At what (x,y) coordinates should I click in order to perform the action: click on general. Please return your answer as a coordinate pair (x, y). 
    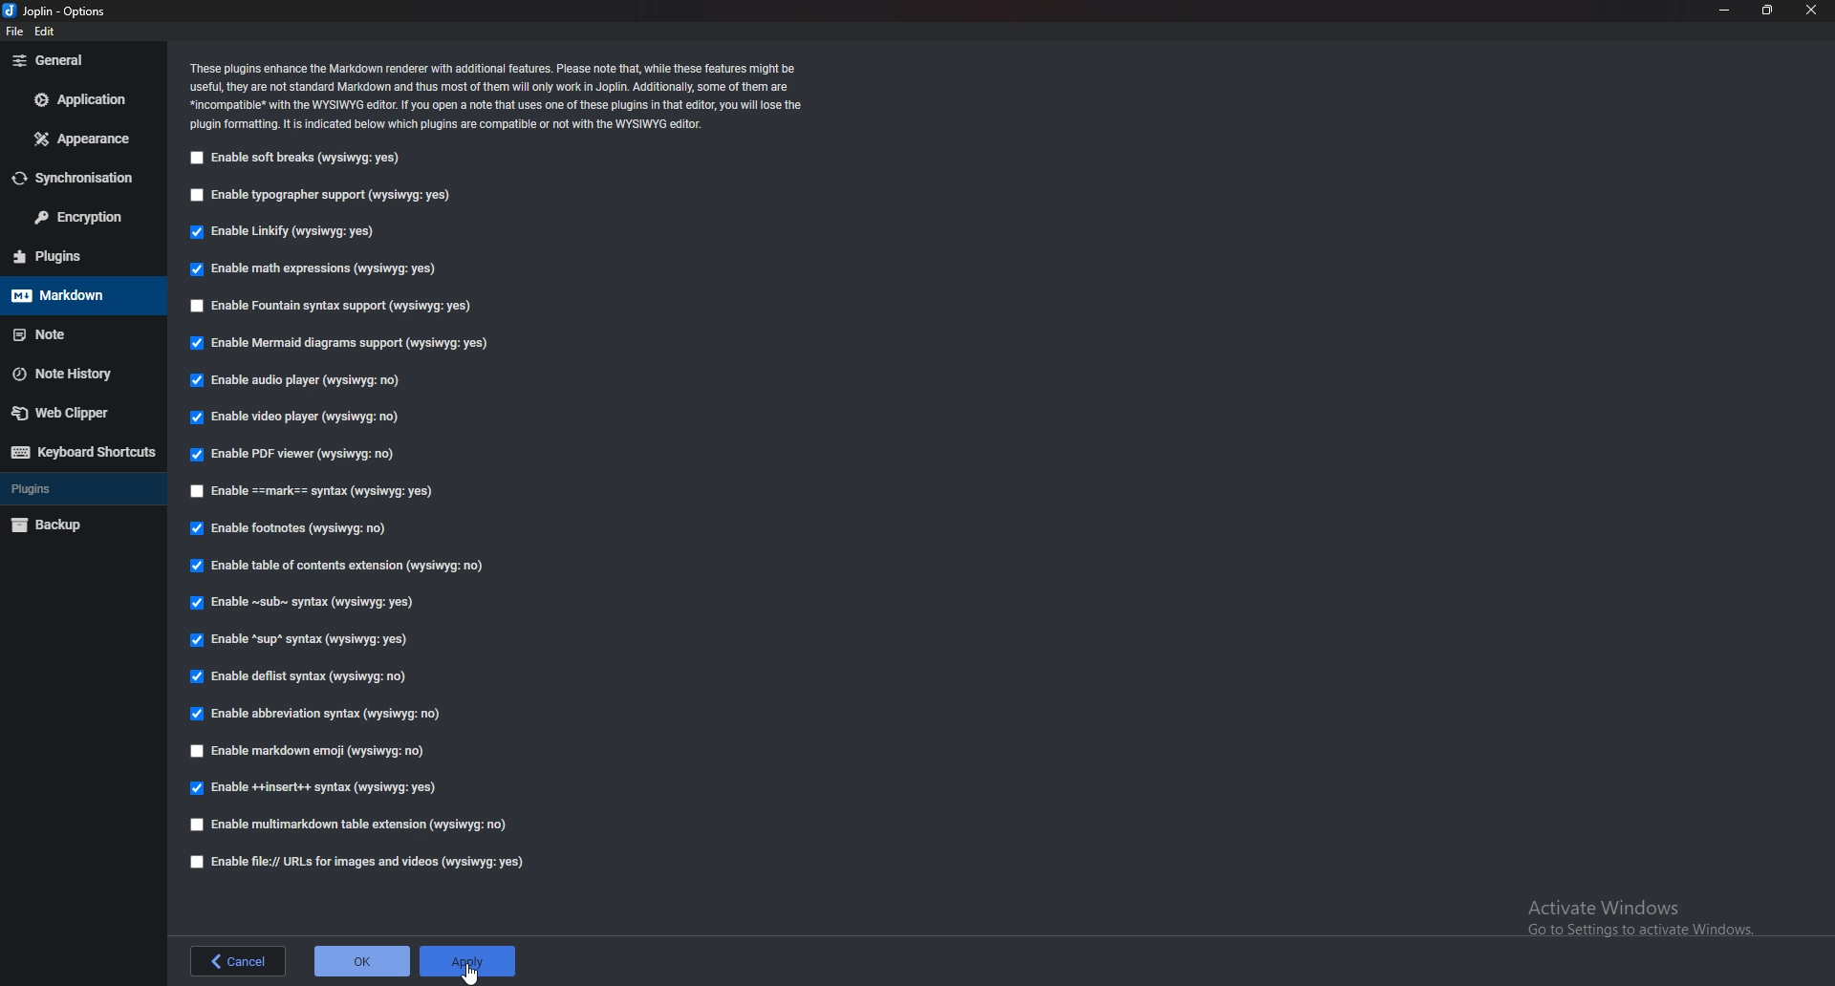
    Looking at the image, I should click on (82, 59).